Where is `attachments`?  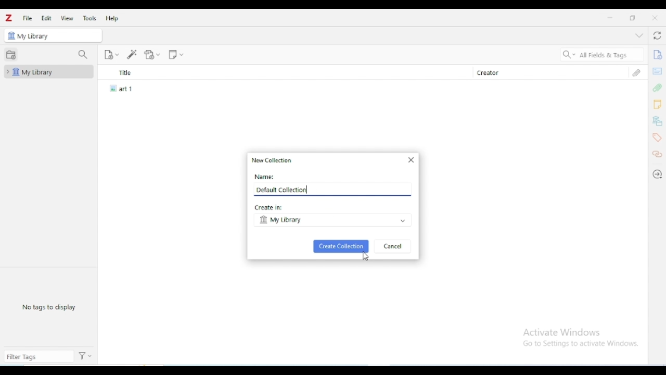
attachments is located at coordinates (636, 72).